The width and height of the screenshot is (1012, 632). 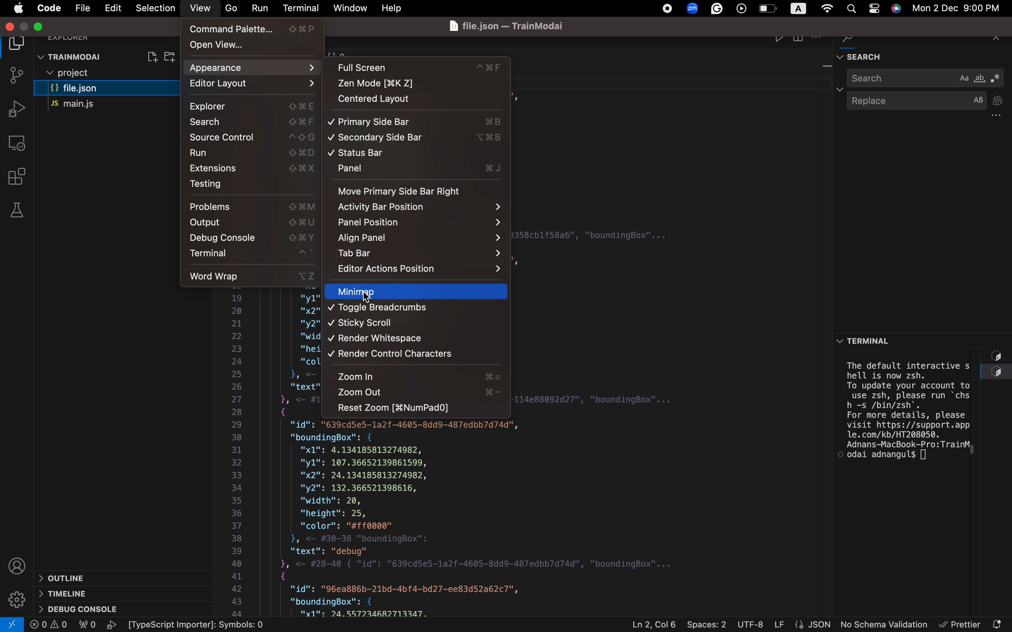 I want to click on zoom in, so click(x=419, y=391).